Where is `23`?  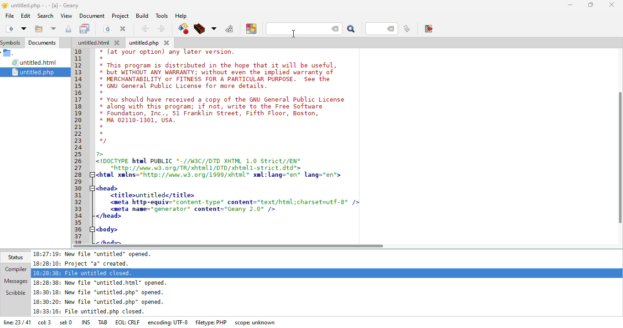 23 is located at coordinates (78, 141).